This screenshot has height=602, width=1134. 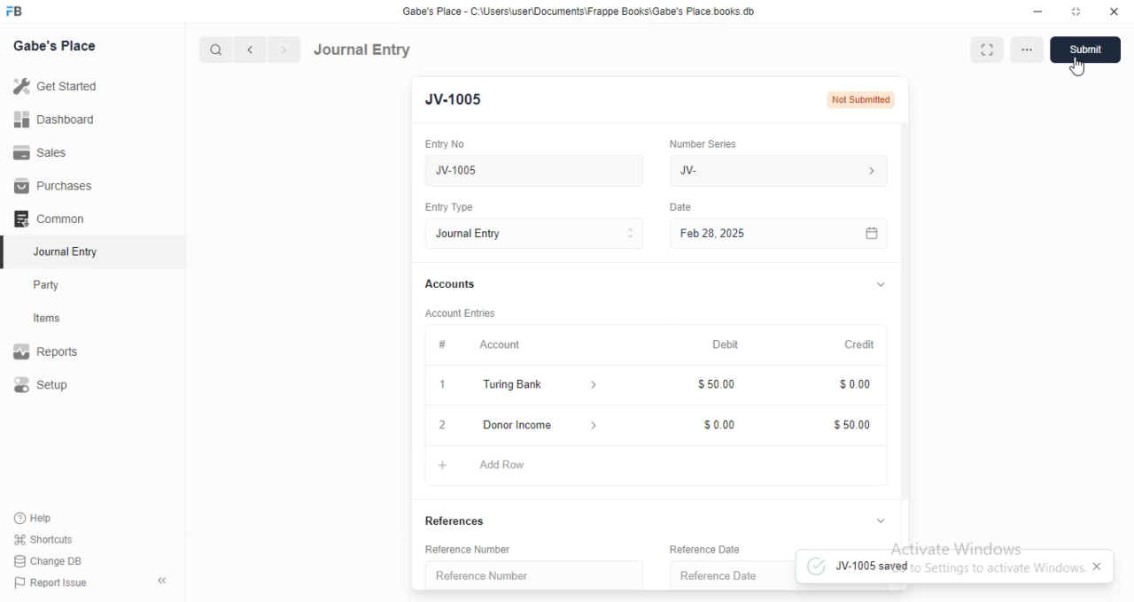 What do you see at coordinates (723, 382) in the screenshot?
I see `$50.00` at bounding box center [723, 382].